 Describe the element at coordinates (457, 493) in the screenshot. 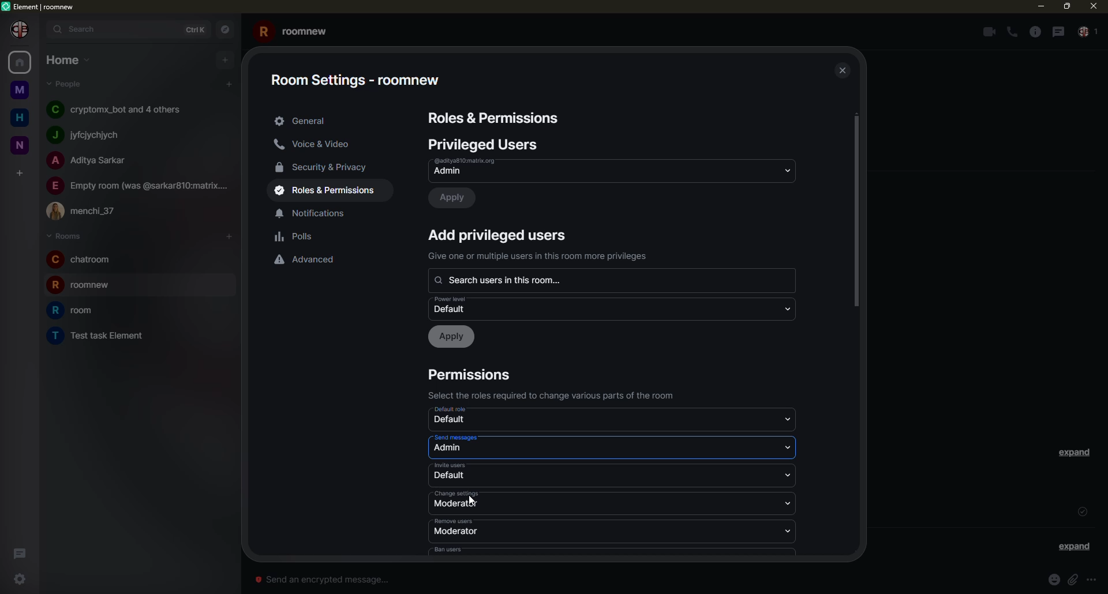

I see `change` at that location.